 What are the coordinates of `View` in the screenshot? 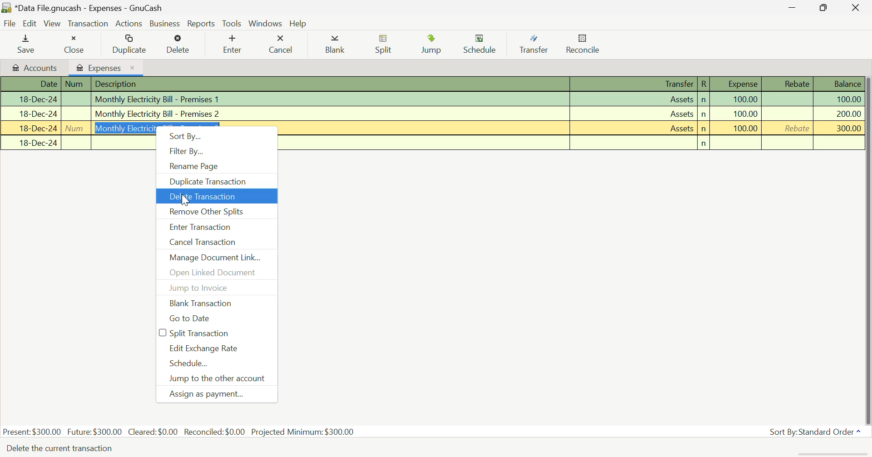 It's located at (53, 24).